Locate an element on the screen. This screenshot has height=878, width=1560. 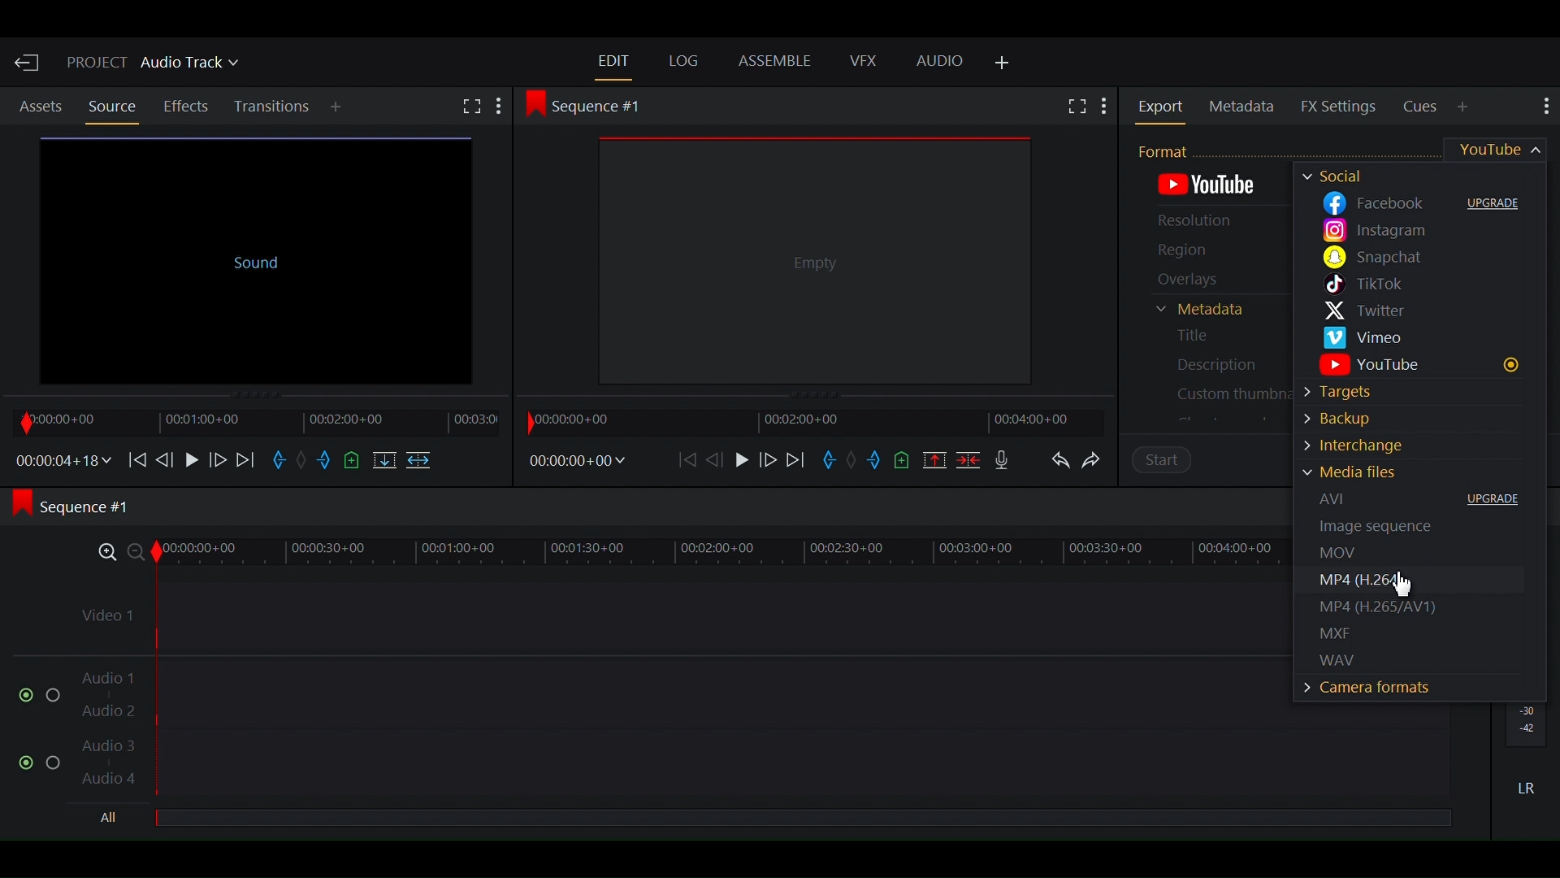
Source Clip is located at coordinates (253, 257).